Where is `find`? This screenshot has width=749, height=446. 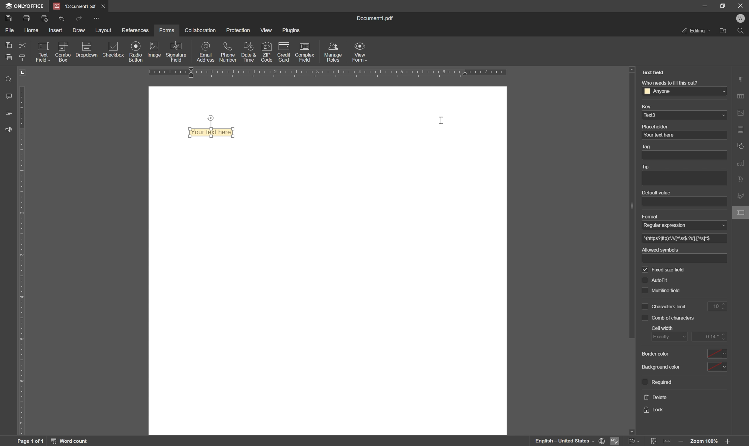
find is located at coordinates (7, 78).